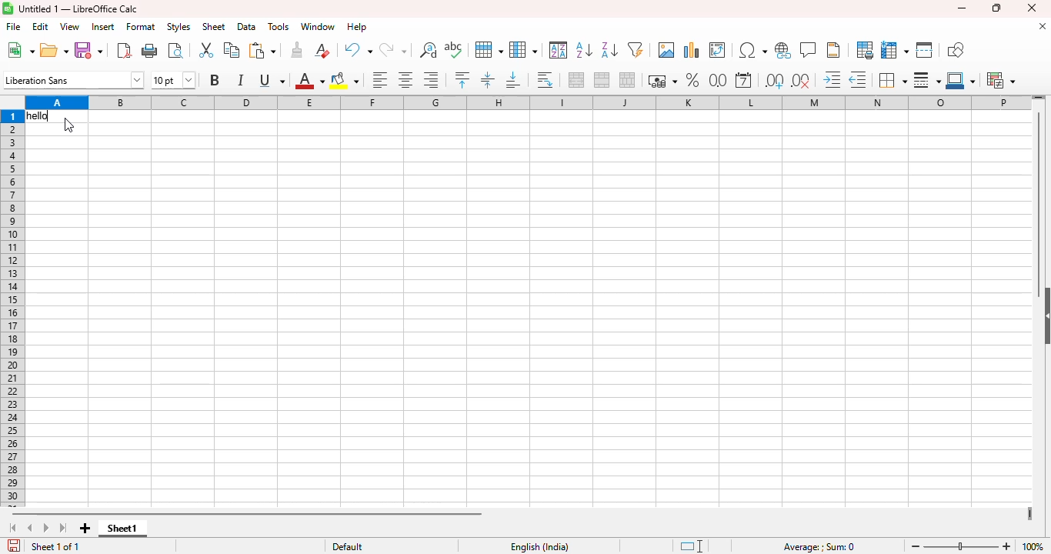 Image resolution: width=1051 pixels, height=554 pixels. What do you see at coordinates (819, 547) in the screenshot?
I see `formula` at bounding box center [819, 547].